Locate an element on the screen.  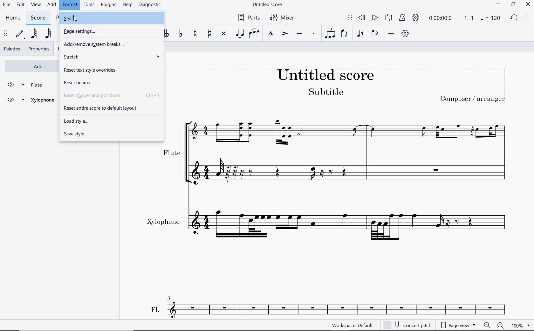
reset beams is located at coordinates (111, 83).